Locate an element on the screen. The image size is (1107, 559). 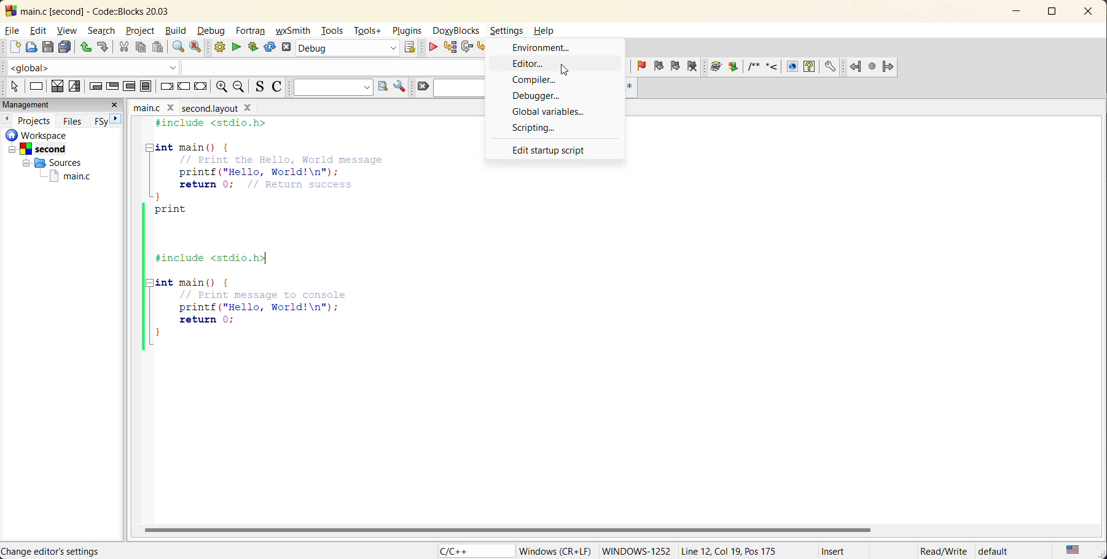
view is located at coordinates (66, 30).